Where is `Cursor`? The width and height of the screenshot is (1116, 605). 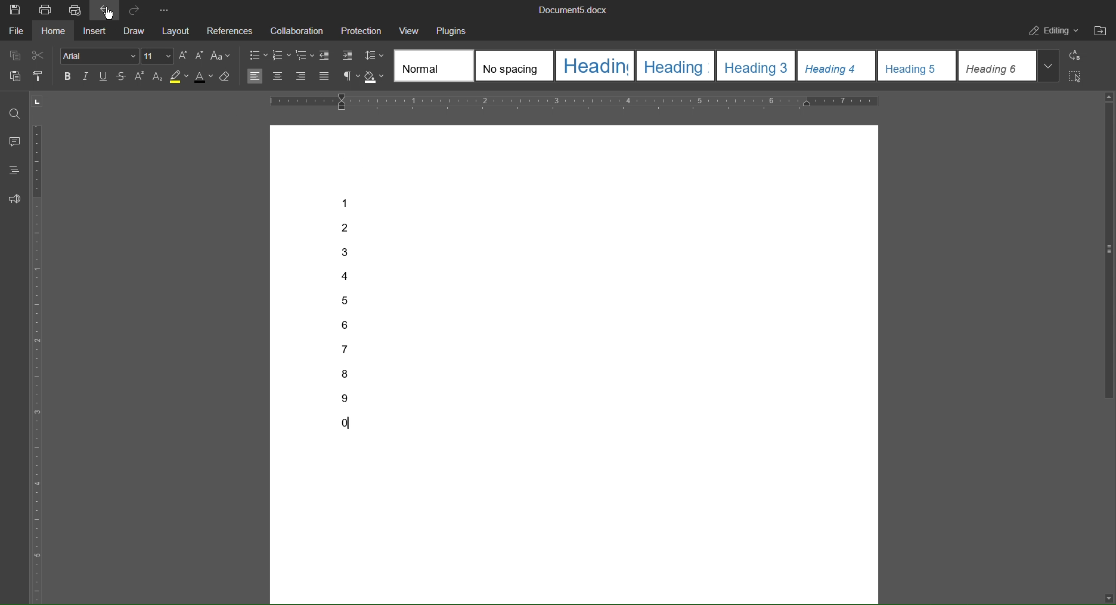
Cursor is located at coordinates (108, 12).